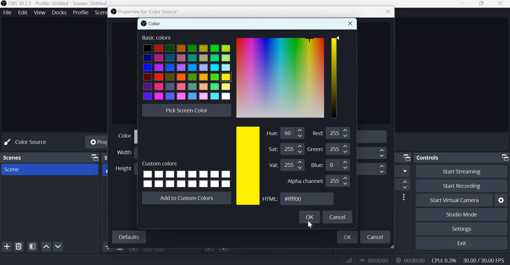 The height and width of the screenshot is (265, 510). I want to click on Profile, so click(80, 12).